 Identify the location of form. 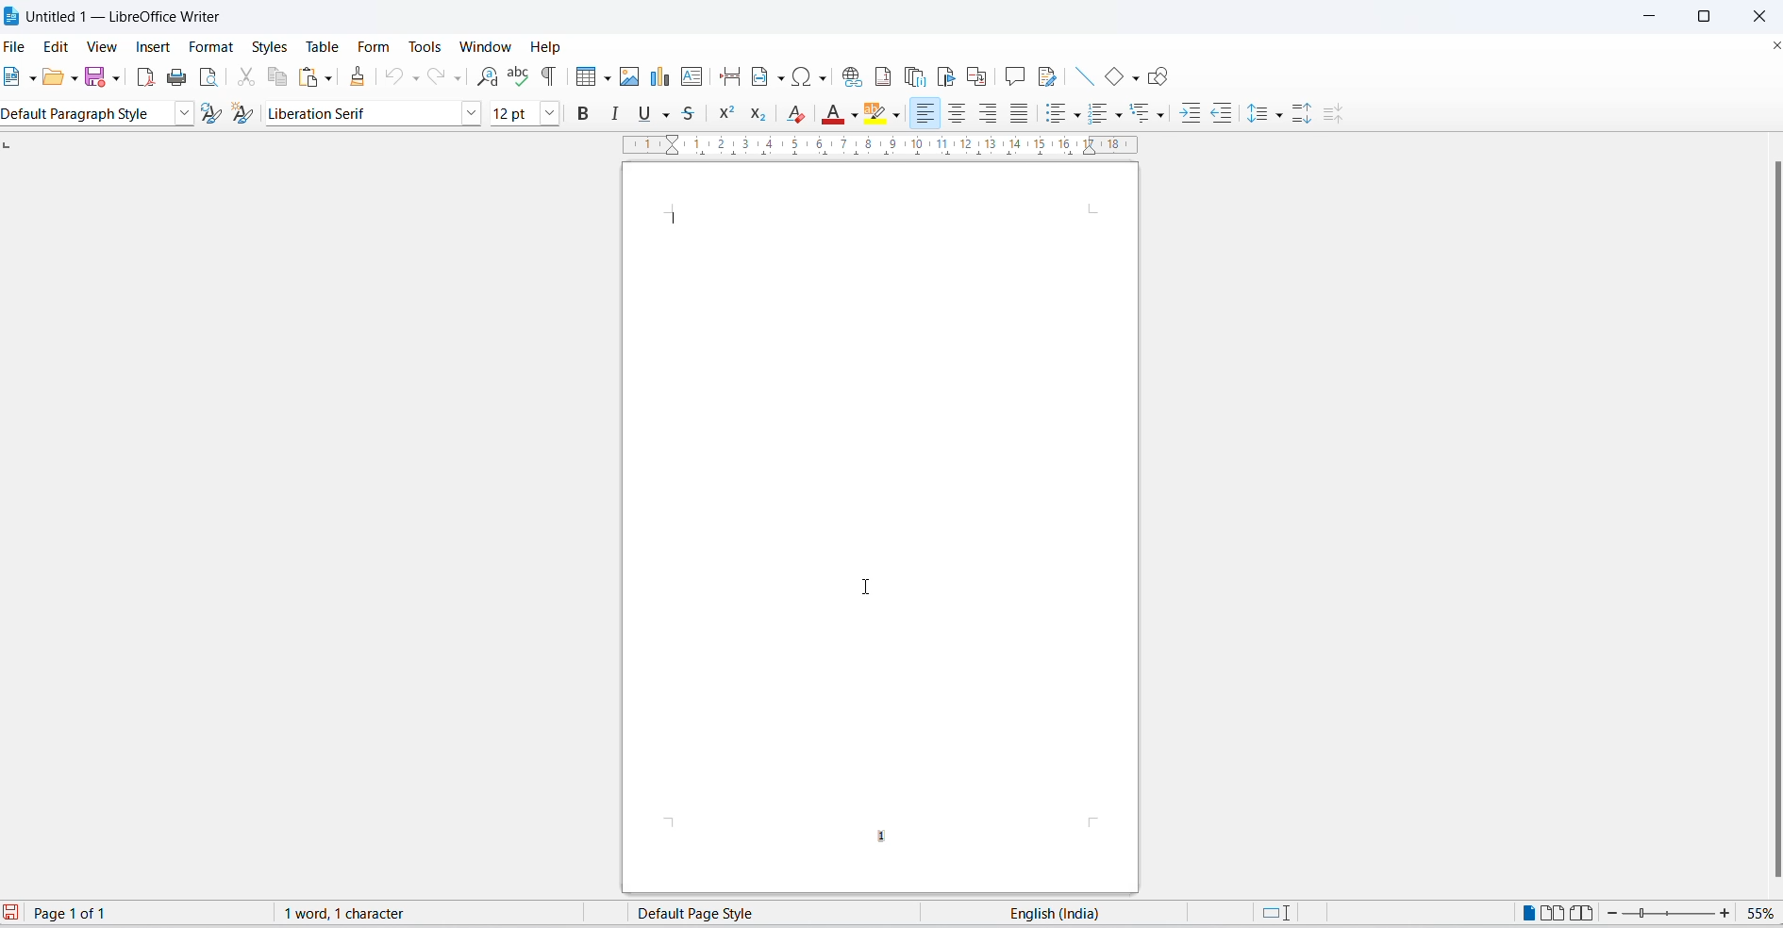
(374, 47).